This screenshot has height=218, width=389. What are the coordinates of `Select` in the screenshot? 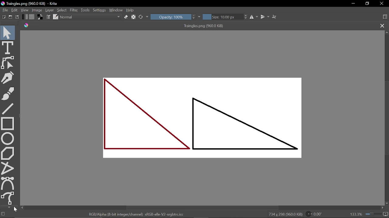 It's located at (62, 10).